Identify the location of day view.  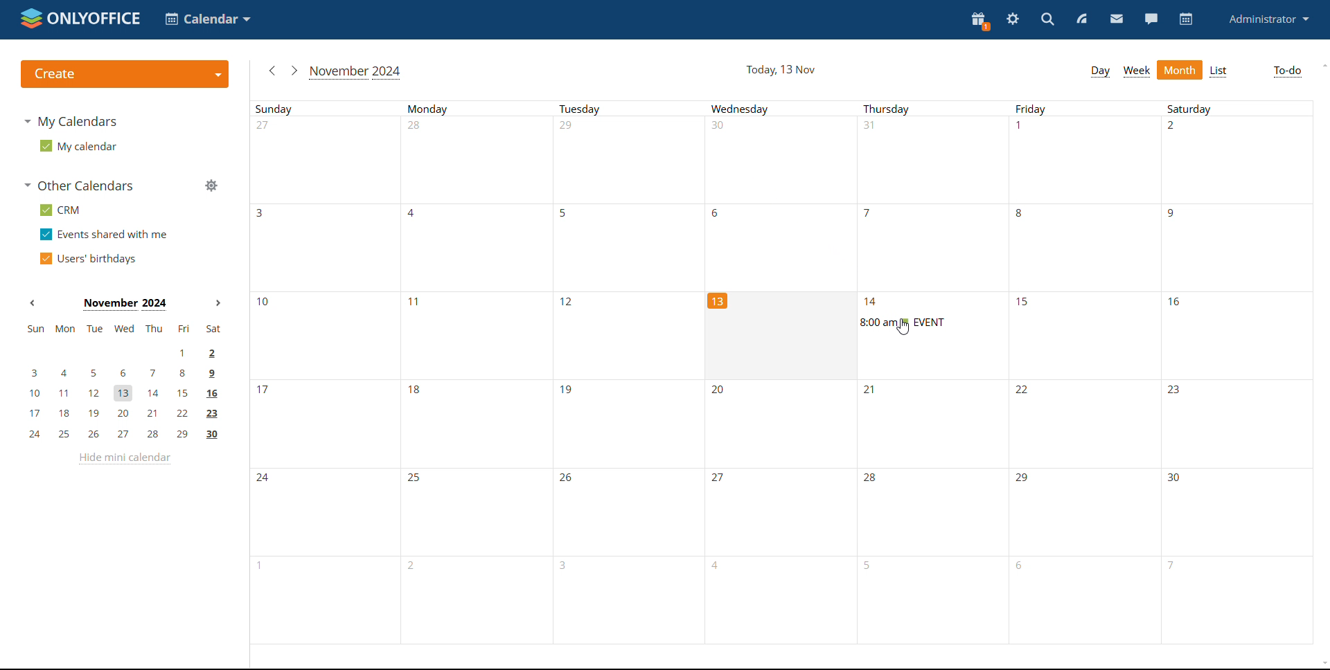
(1101, 72).